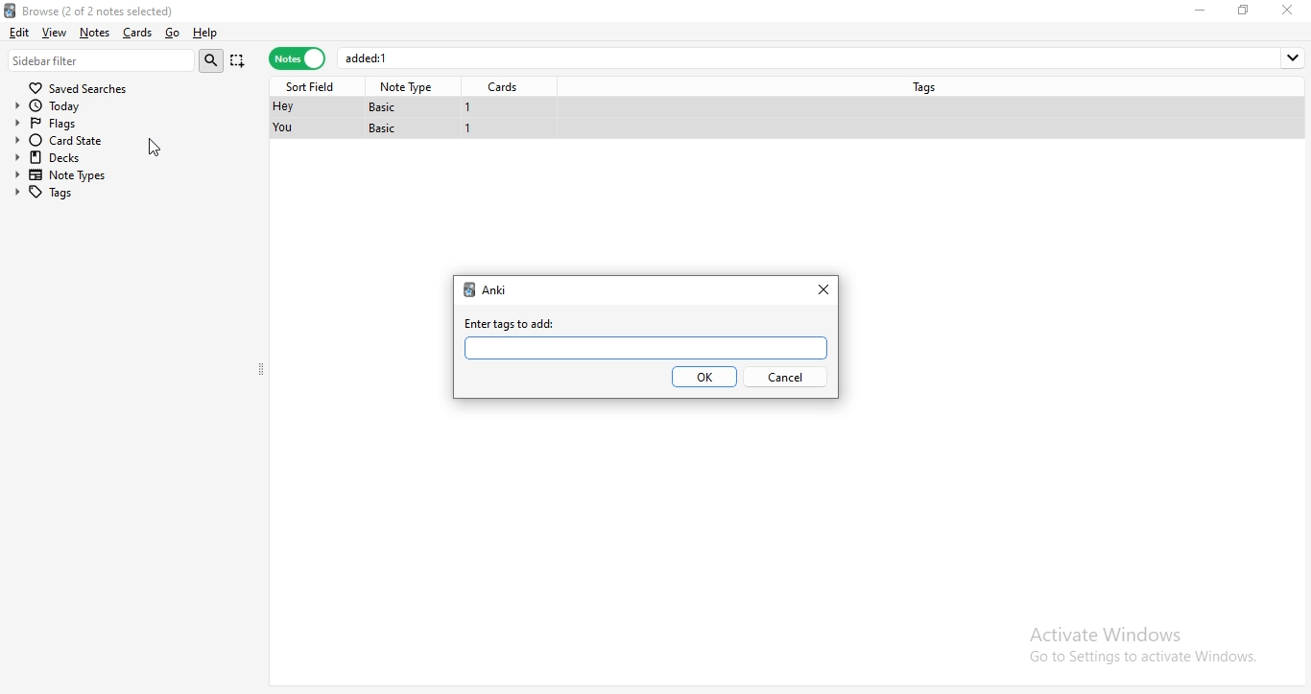 The image size is (1311, 694). What do you see at coordinates (239, 62) in the screenshot?
I see `append` at bounding box center [239, 62].